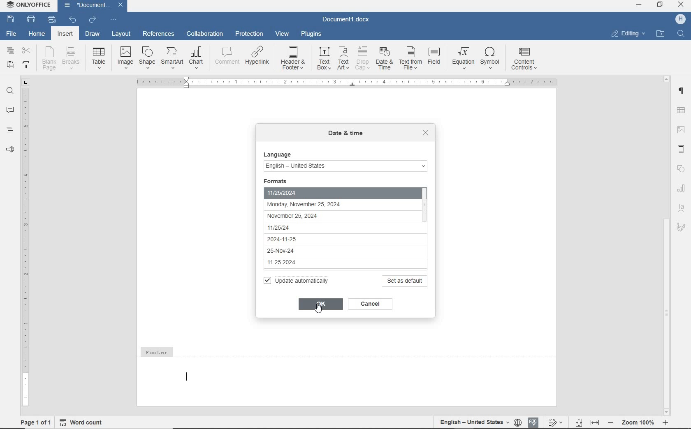 This screenshot has width=691, height=429. Describe the element at coordinates (679, 109) in the screenshot. I see `table` at that location.